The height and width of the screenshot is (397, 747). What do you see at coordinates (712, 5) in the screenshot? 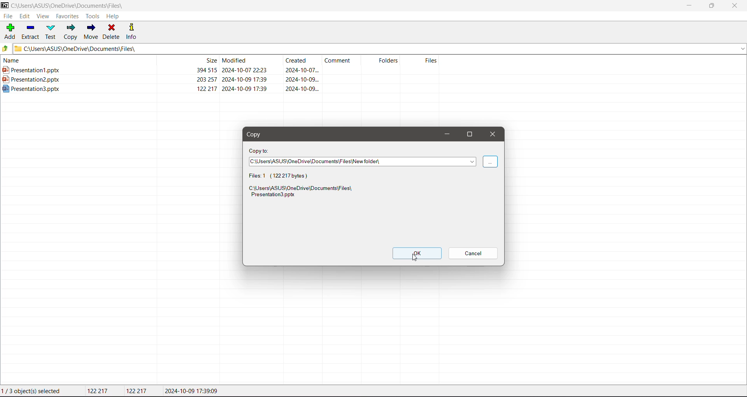
I see `Restore Down` at bounding box center [712, 5].